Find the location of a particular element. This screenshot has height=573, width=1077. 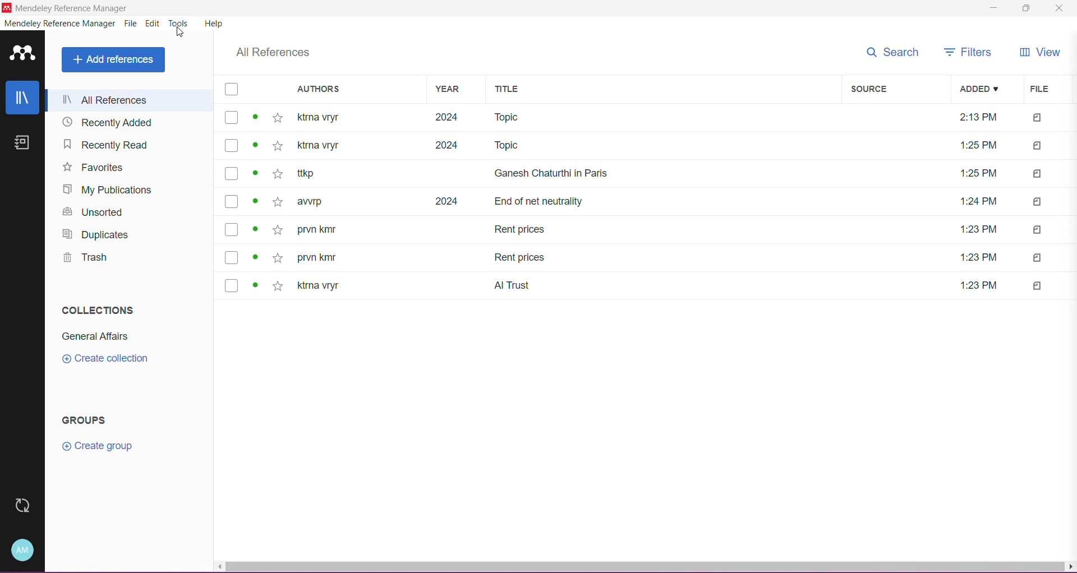

Filters is located at coordinates (970, 53).